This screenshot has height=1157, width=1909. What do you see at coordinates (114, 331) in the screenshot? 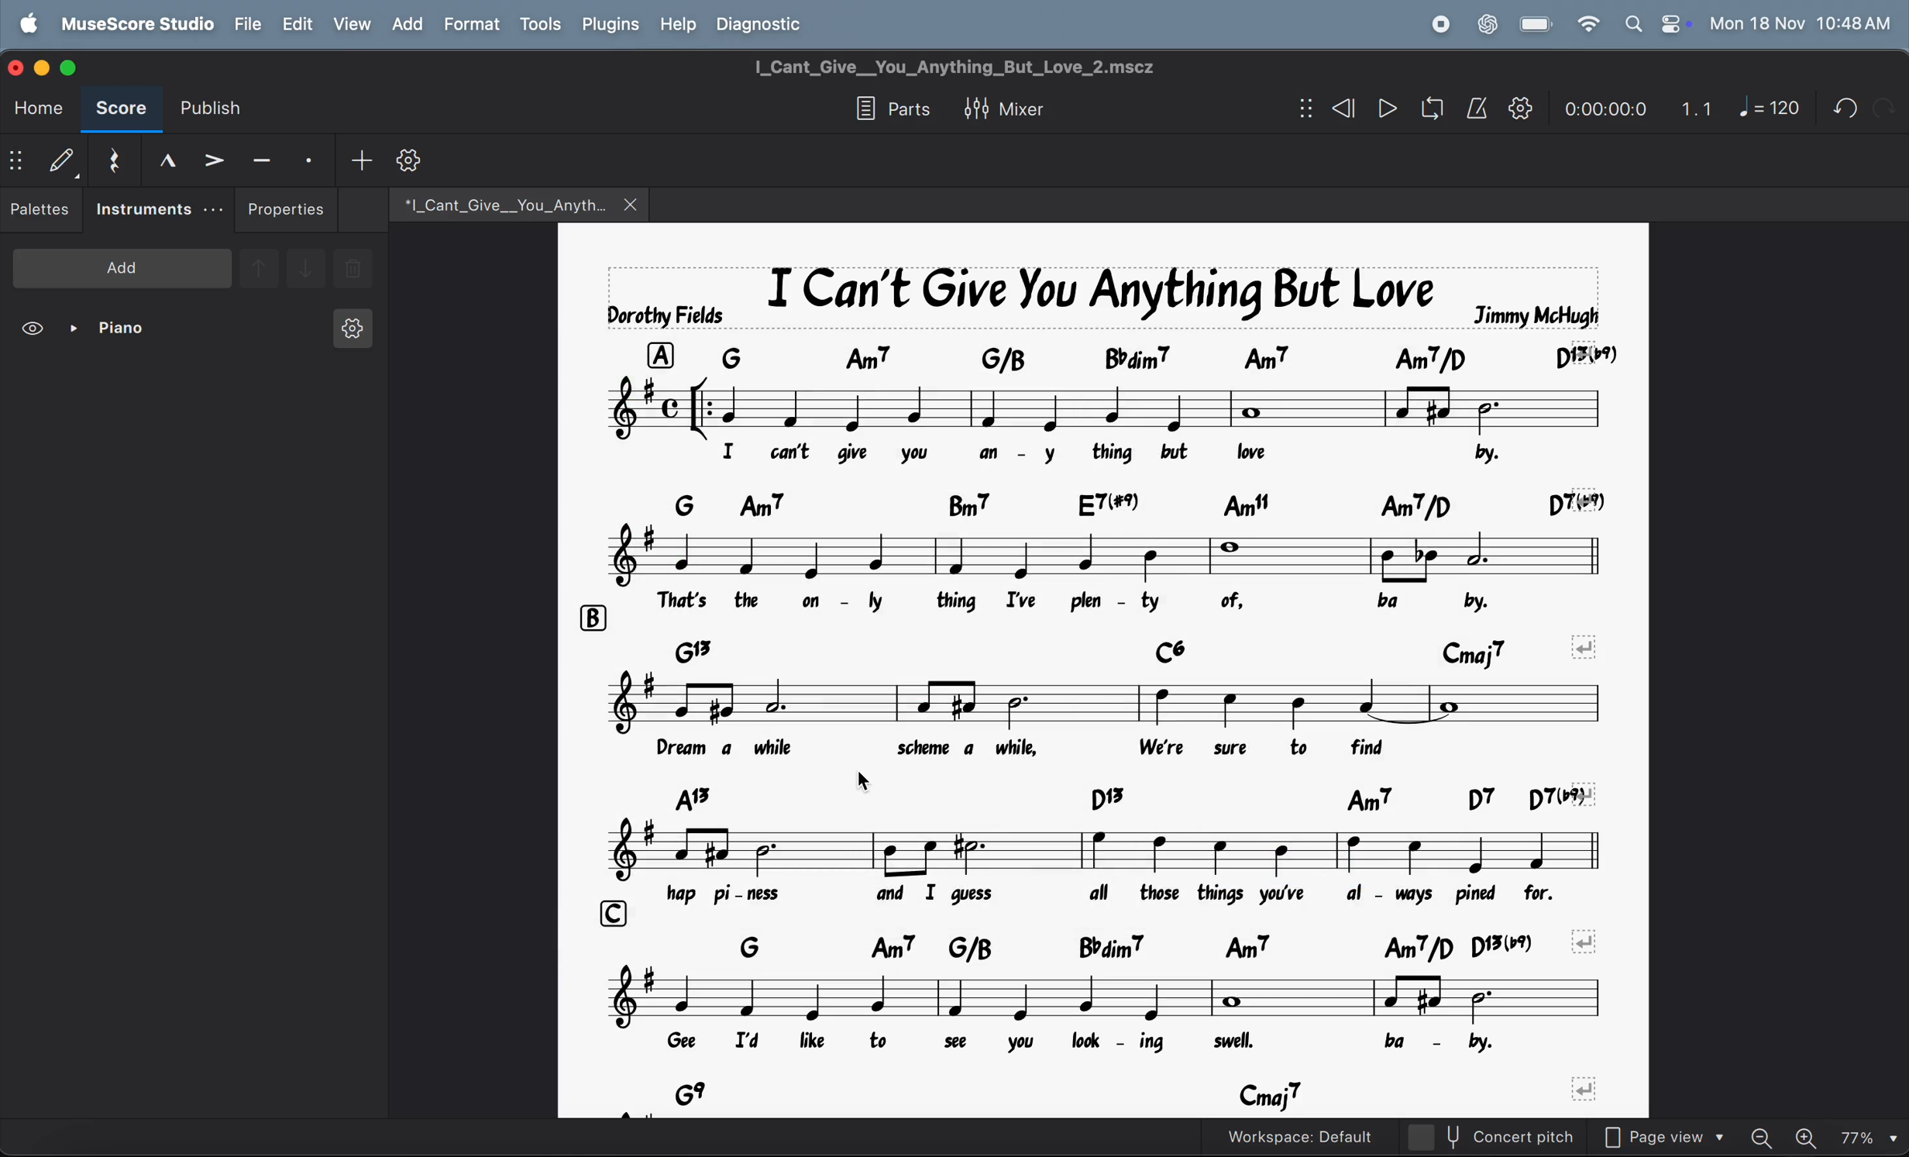
I see `piano` at bounding box center [114, 331].